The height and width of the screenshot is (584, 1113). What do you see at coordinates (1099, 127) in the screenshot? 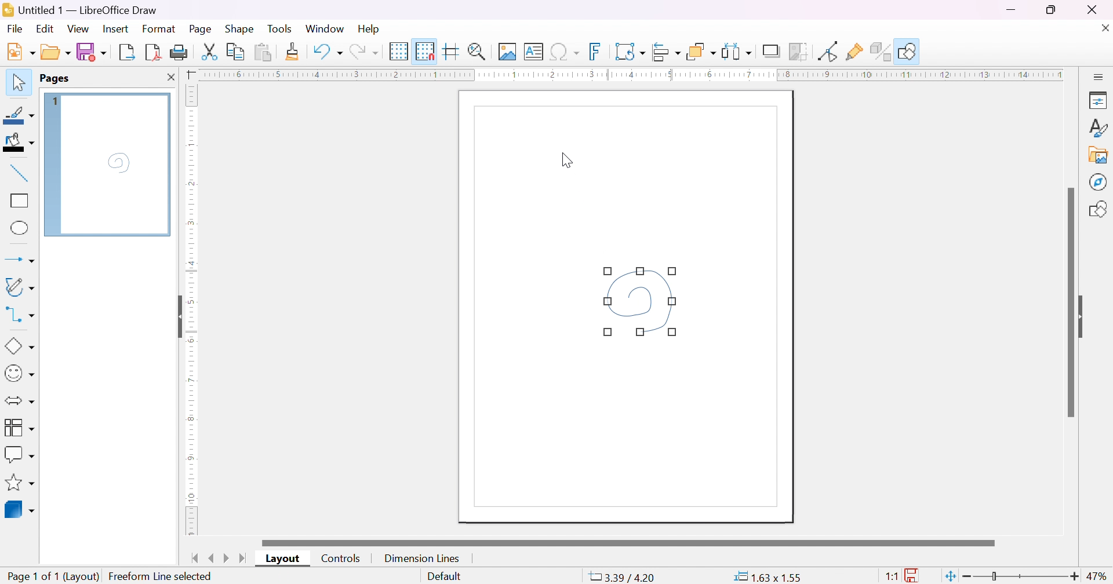
I see `styles` at bounding box center [1099, 127].